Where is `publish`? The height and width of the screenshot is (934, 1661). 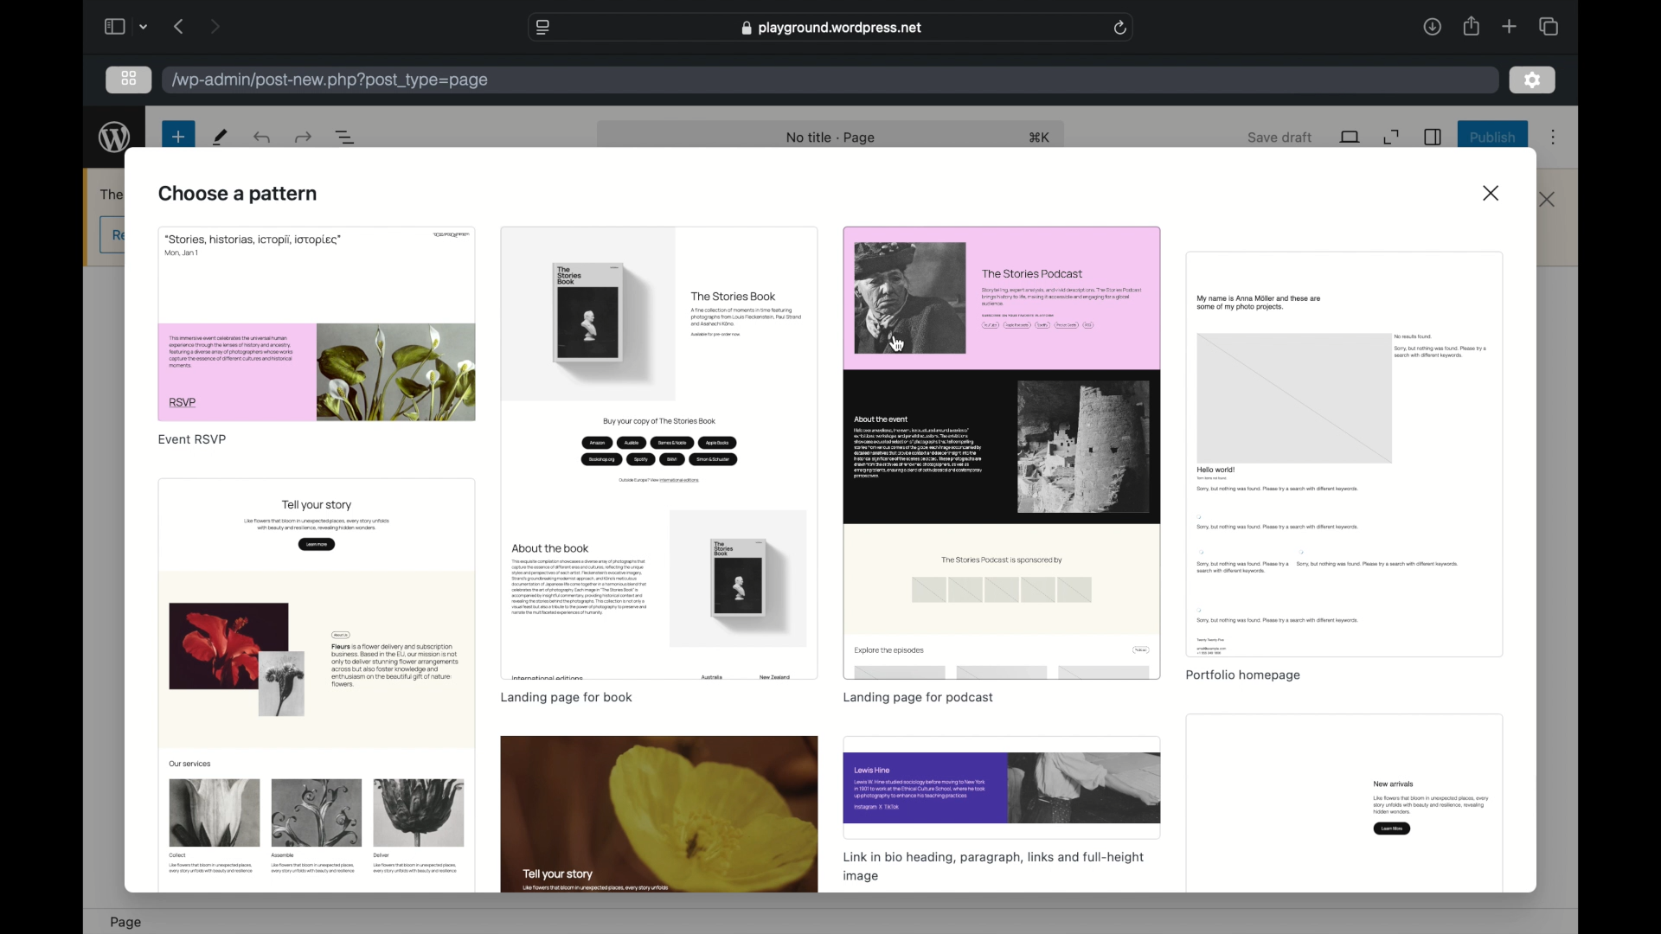
publish is located at coordinates (1494, 138).